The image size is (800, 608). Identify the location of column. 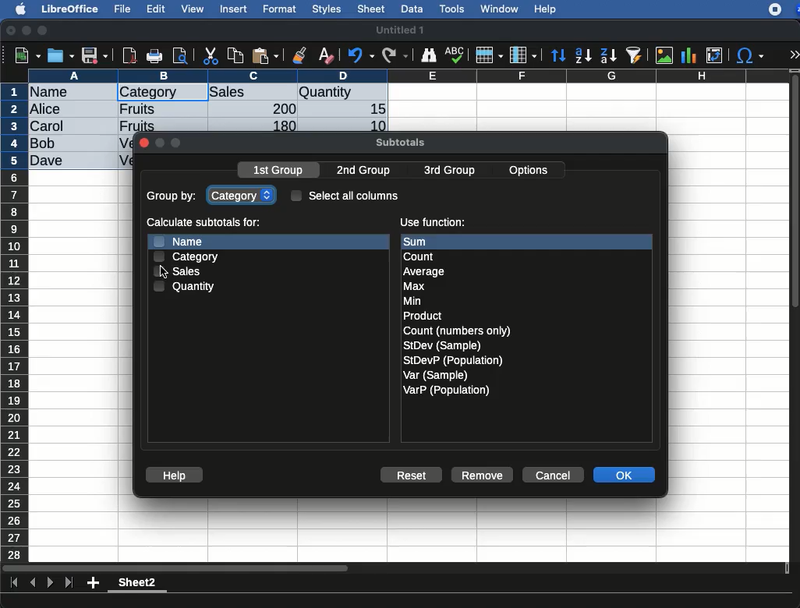
(409, 76).